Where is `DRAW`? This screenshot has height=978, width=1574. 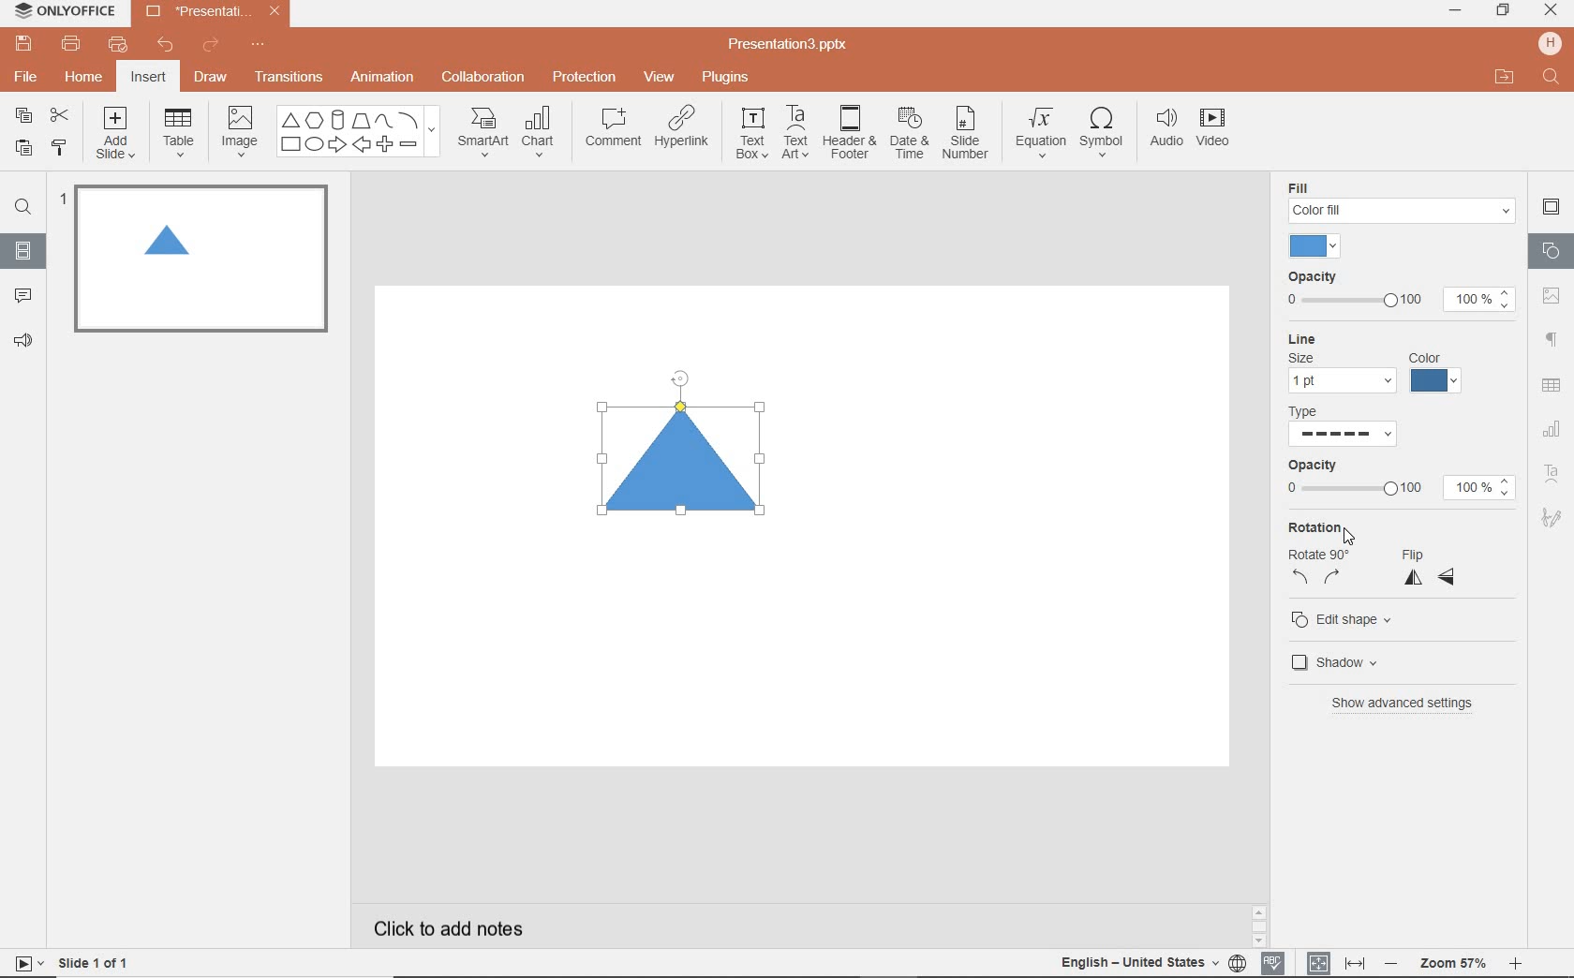
DRAW is located at coordinates (212, 79).